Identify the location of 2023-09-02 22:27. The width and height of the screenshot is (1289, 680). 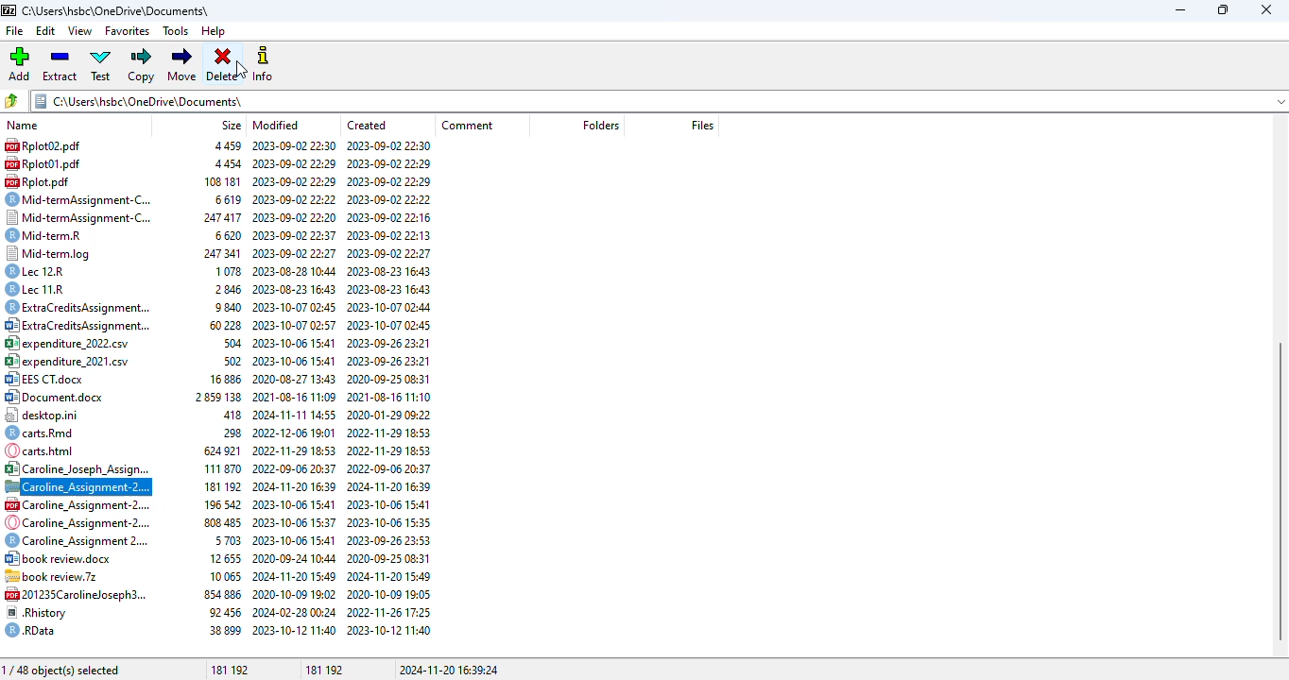
(392, 253).